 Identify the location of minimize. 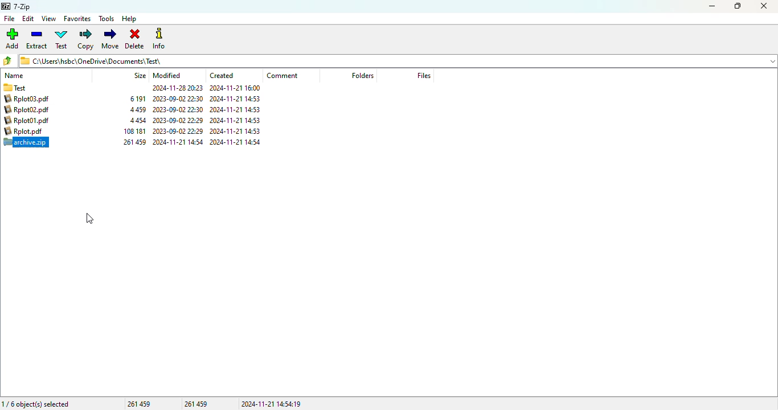
(713, 6).